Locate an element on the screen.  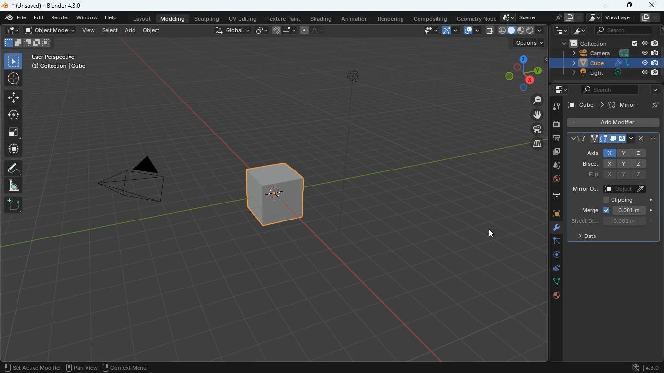
xyz is located at coordinates (625, 164).